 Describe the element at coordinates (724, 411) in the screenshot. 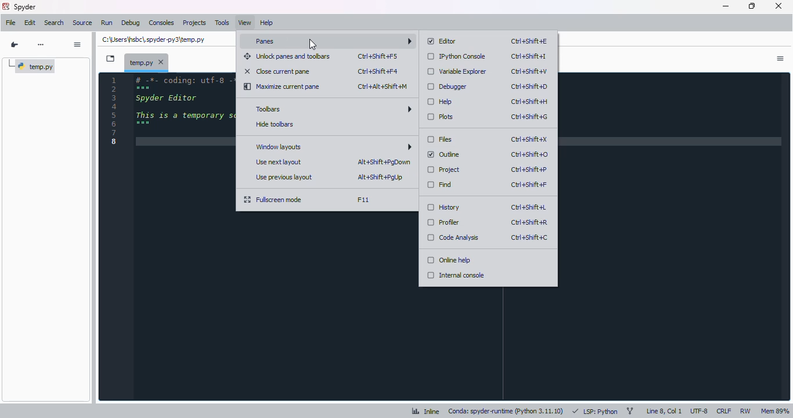

I see `CRLF` at that location.